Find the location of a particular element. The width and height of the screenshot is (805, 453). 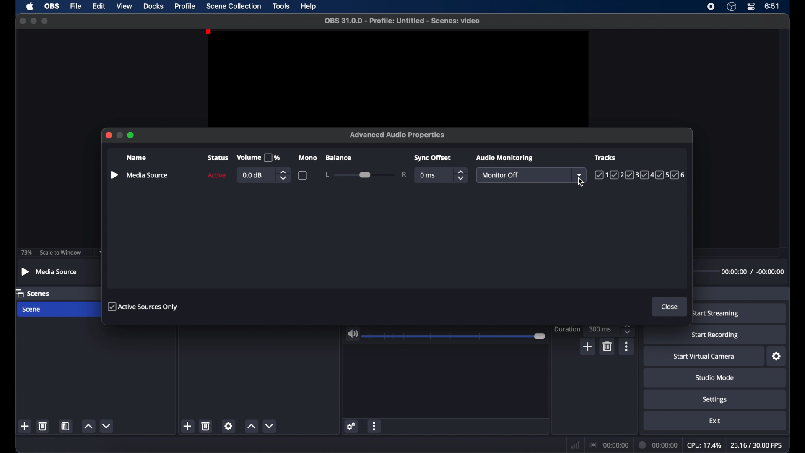

delete is located at coordinates (42, 426).